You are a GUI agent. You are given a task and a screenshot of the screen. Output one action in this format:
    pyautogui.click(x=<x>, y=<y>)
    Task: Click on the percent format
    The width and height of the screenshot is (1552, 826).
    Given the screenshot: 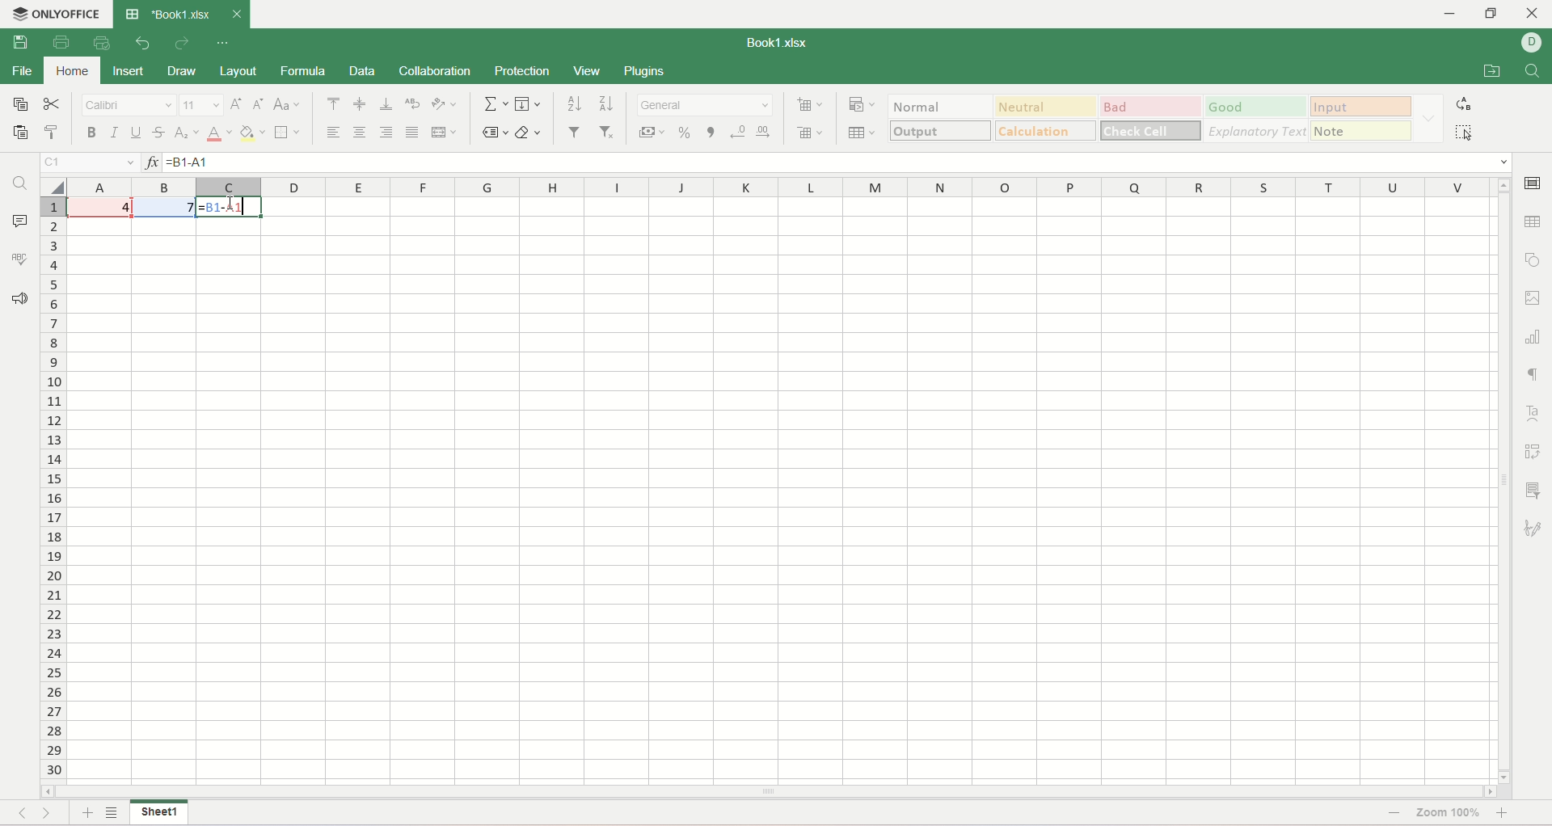 What is the action you would take?
    pyautogui.click(x=684, y=132)
    